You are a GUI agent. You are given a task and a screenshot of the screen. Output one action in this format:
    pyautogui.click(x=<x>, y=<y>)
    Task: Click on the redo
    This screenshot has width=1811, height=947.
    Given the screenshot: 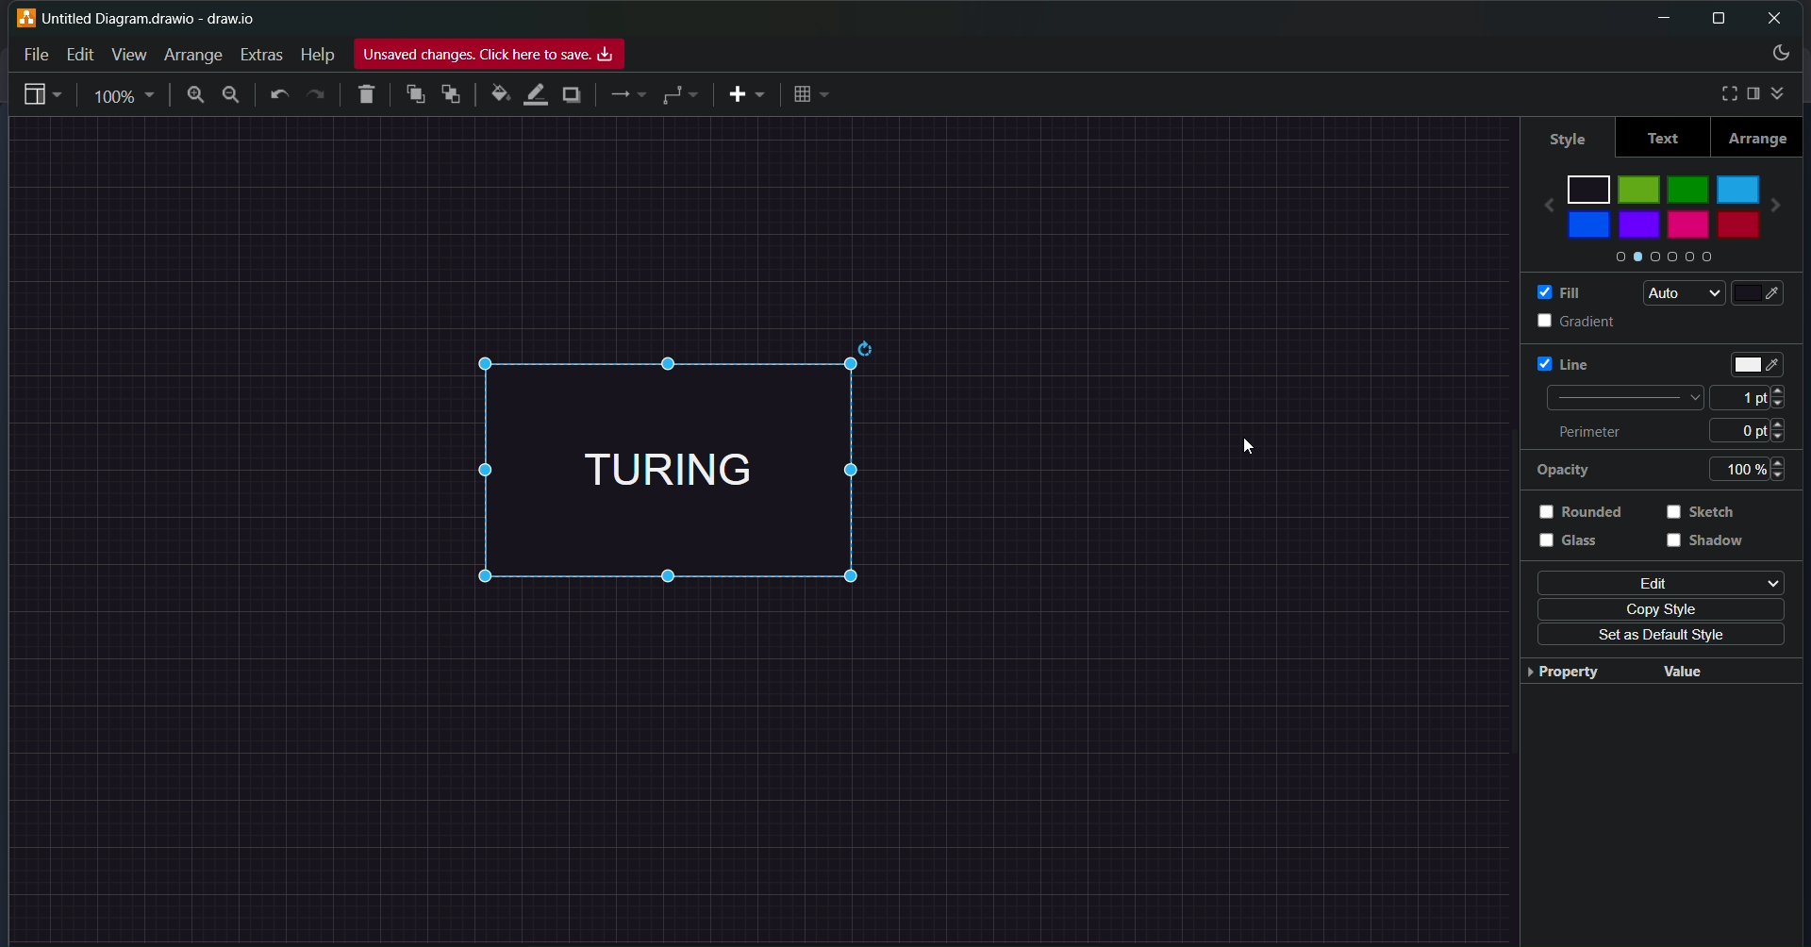 What is the action you would take?
    pyautogui.click(x=317, y=94)
    